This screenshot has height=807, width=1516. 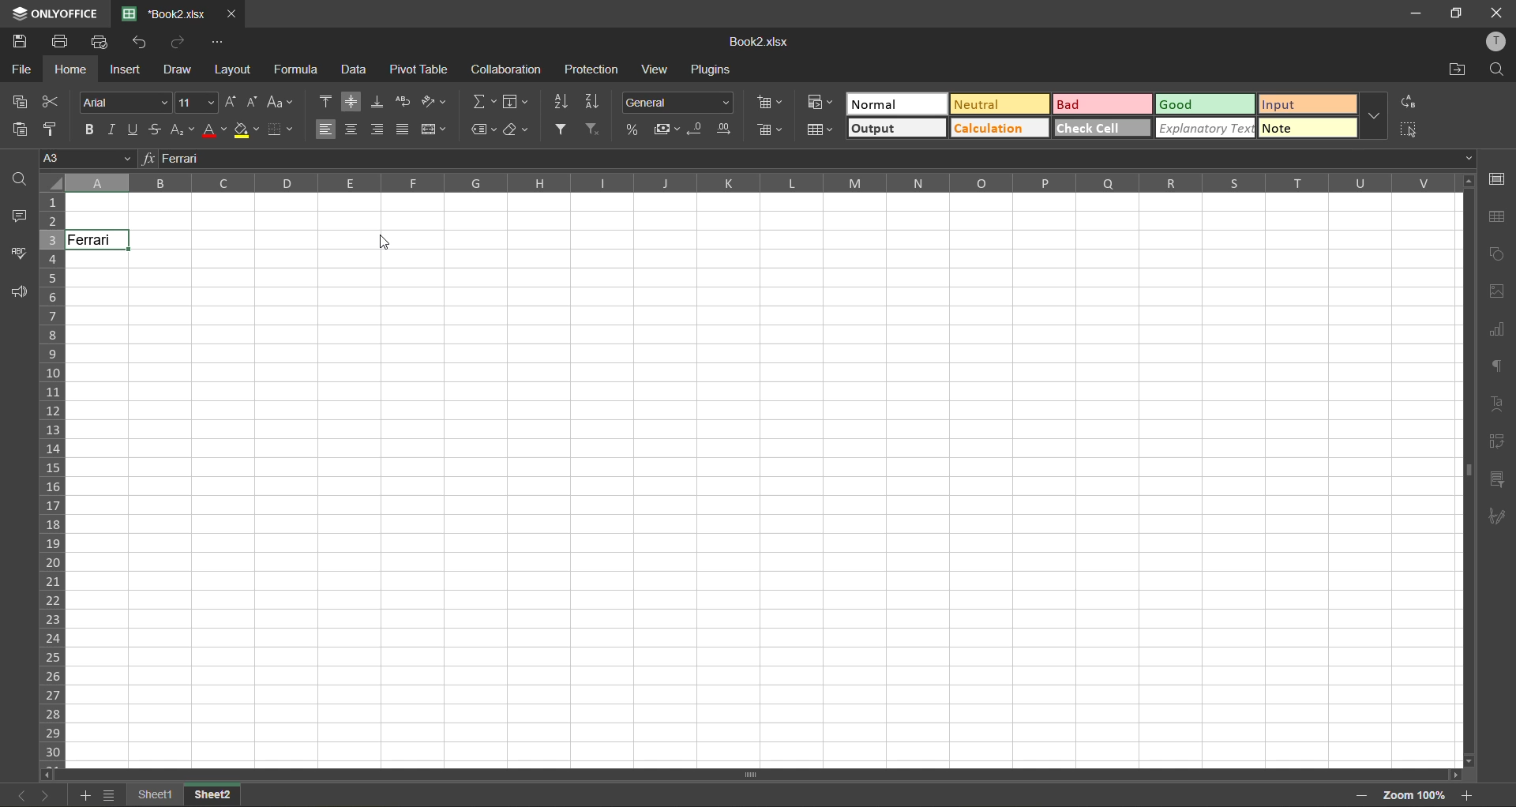 I want to click on font color, so click(x=216, y=129).